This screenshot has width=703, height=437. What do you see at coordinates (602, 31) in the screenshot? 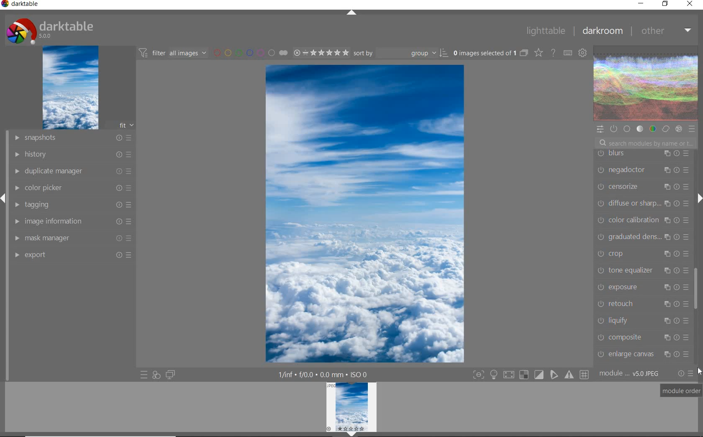
I see `DARKROOM` at bounding box center [602, 31].